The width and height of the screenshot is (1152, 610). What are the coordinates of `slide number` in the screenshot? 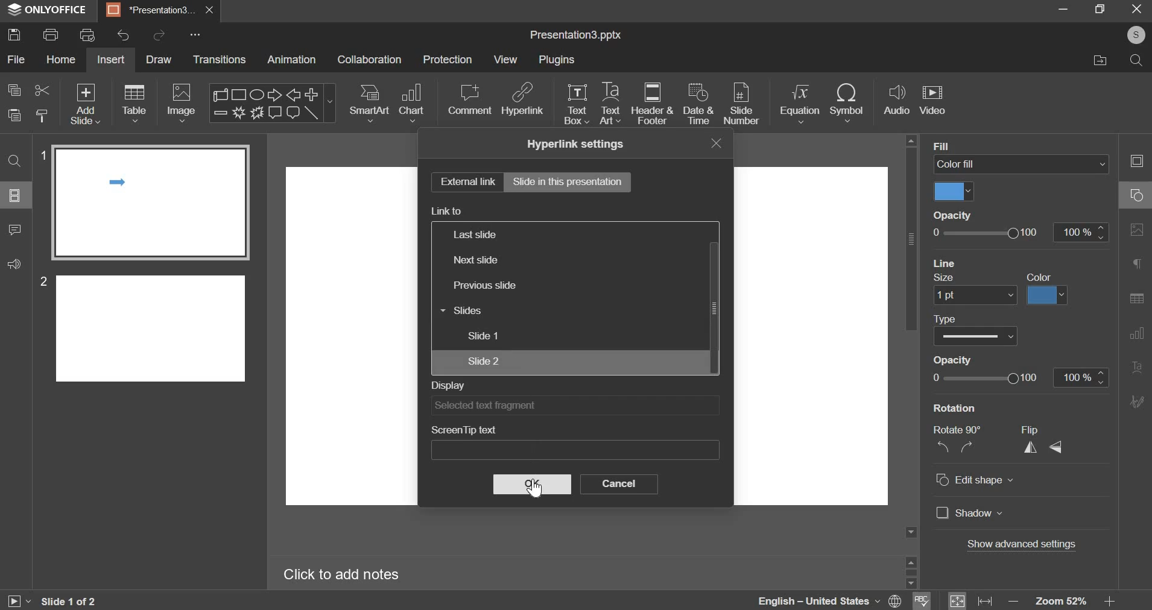 It's located at (40, 281).